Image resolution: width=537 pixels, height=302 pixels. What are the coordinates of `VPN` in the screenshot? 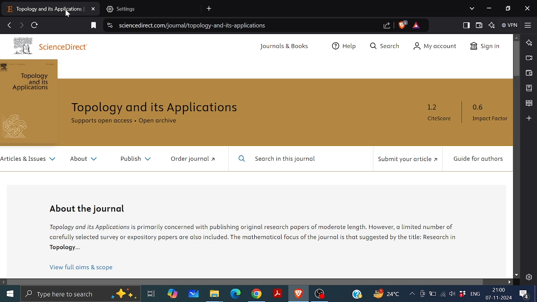 It's located at (509, 25).